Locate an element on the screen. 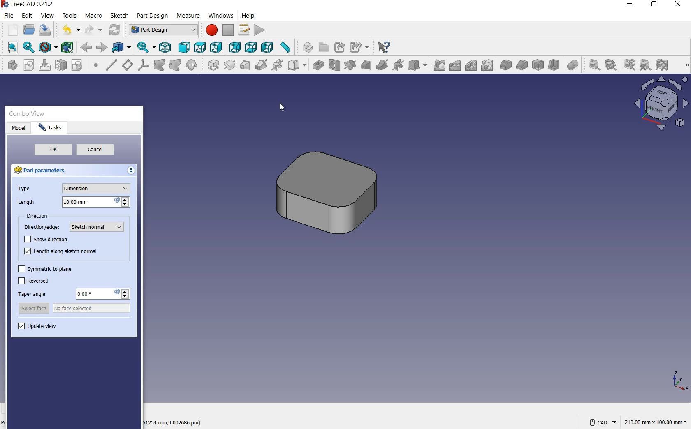 This screenshot has height=429, width=691. pad is located at coordinates (212, 65).